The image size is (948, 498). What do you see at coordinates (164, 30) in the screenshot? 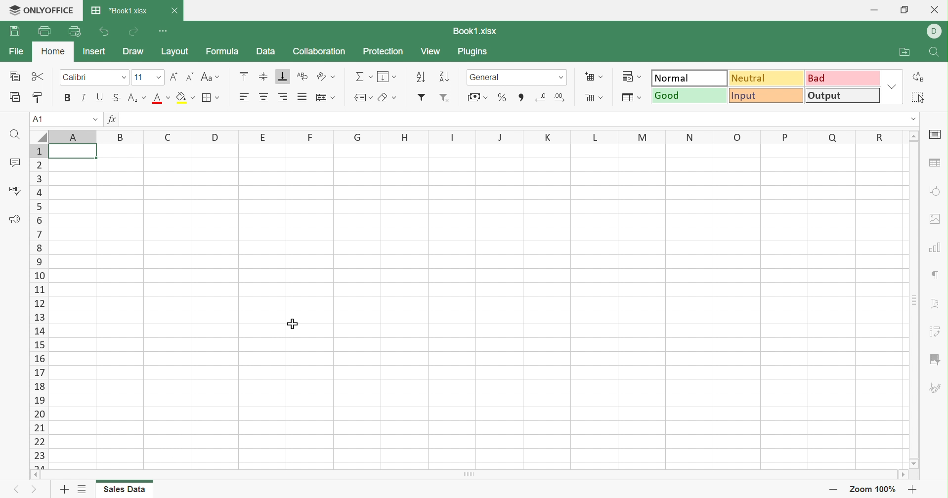
I see `Customize Quick Access Toolbar` at bounding box center [164, 30].